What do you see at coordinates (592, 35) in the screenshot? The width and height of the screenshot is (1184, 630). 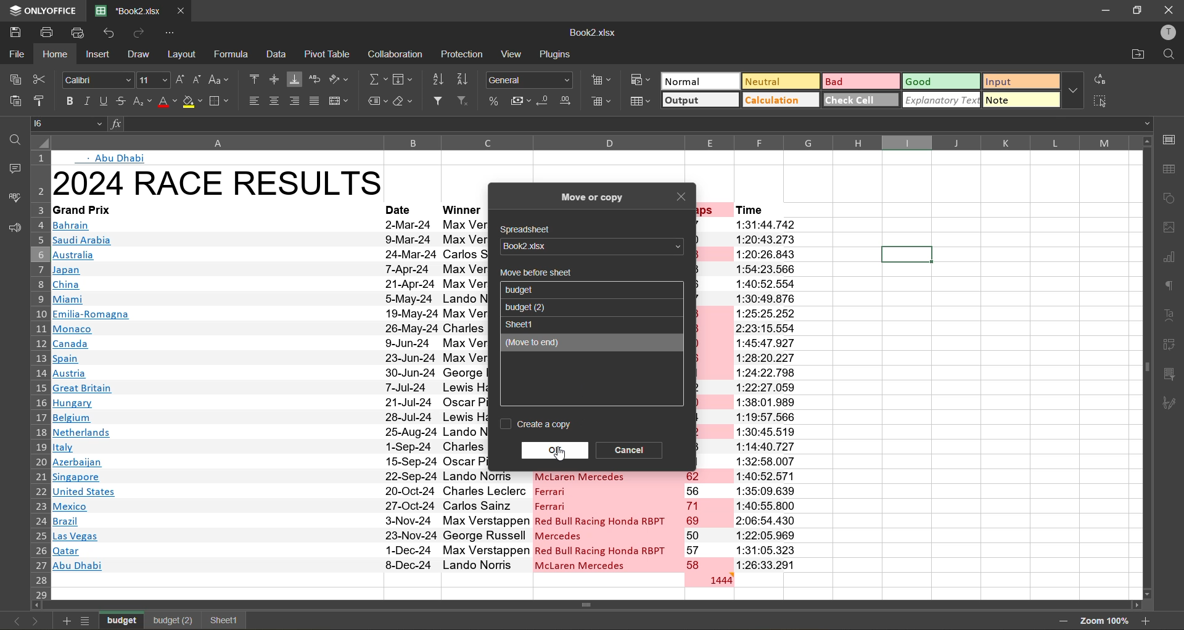 I see `file name` at bounding box center [592, 35].